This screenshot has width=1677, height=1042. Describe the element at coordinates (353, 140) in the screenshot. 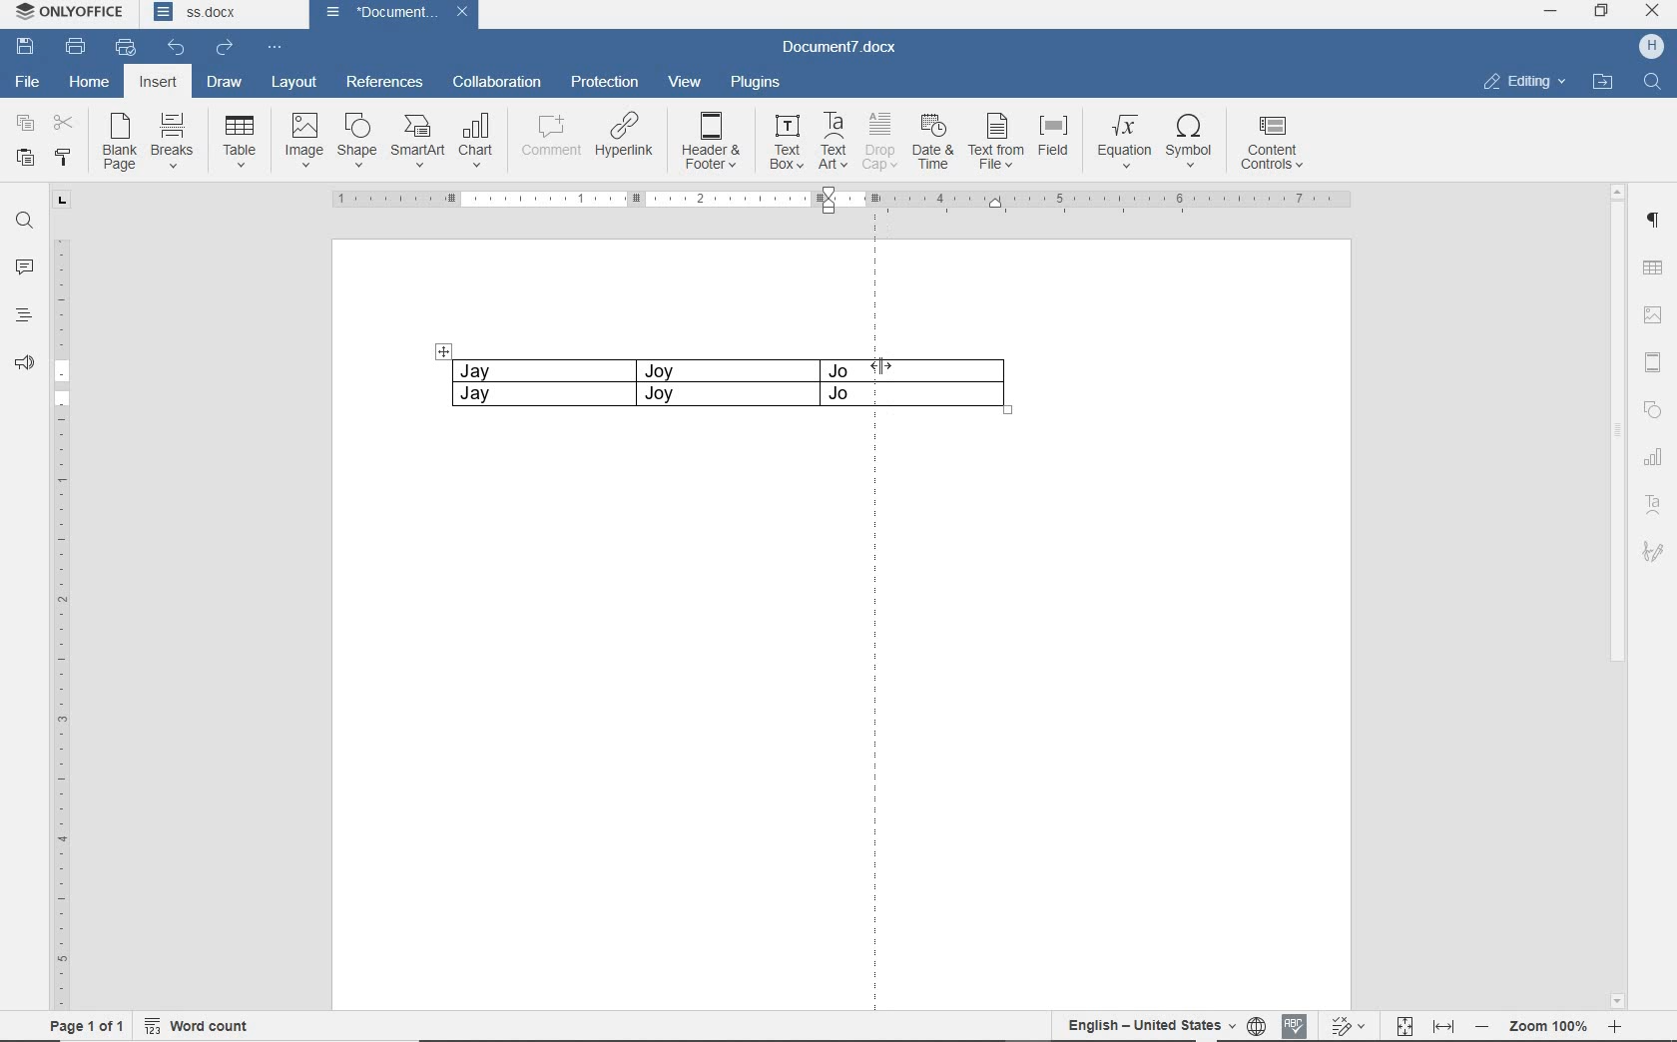

I see `SHAPE` at that location.